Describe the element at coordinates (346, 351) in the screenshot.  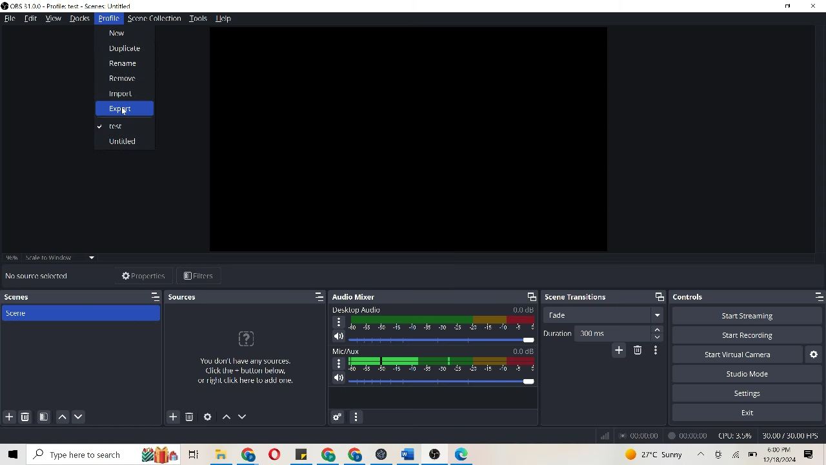
I see `Mic/Aux` at that location.